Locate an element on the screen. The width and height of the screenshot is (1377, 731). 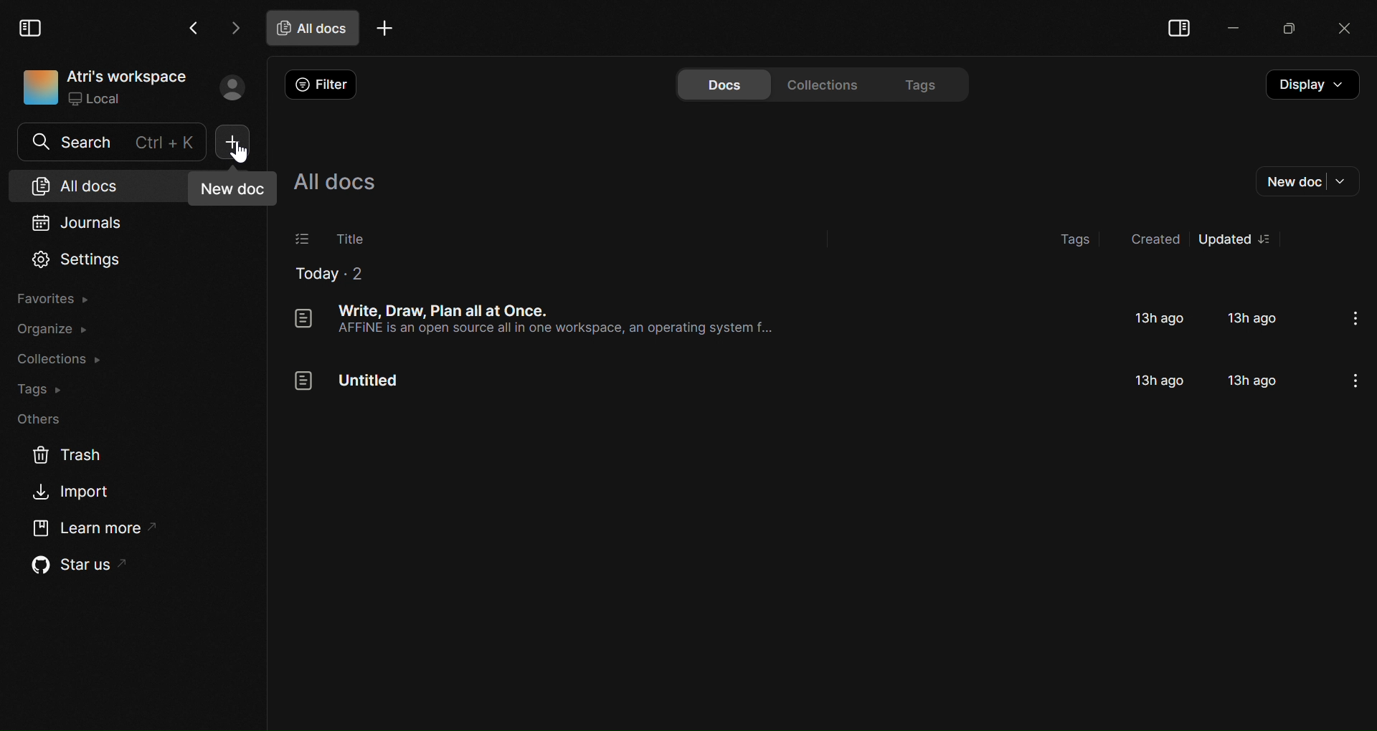
Others is located at coordinates (44, 420).